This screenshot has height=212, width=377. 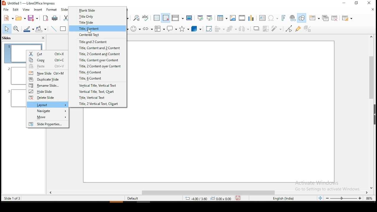 I want to click on paint bucket tool, so click(x=41, y=29).